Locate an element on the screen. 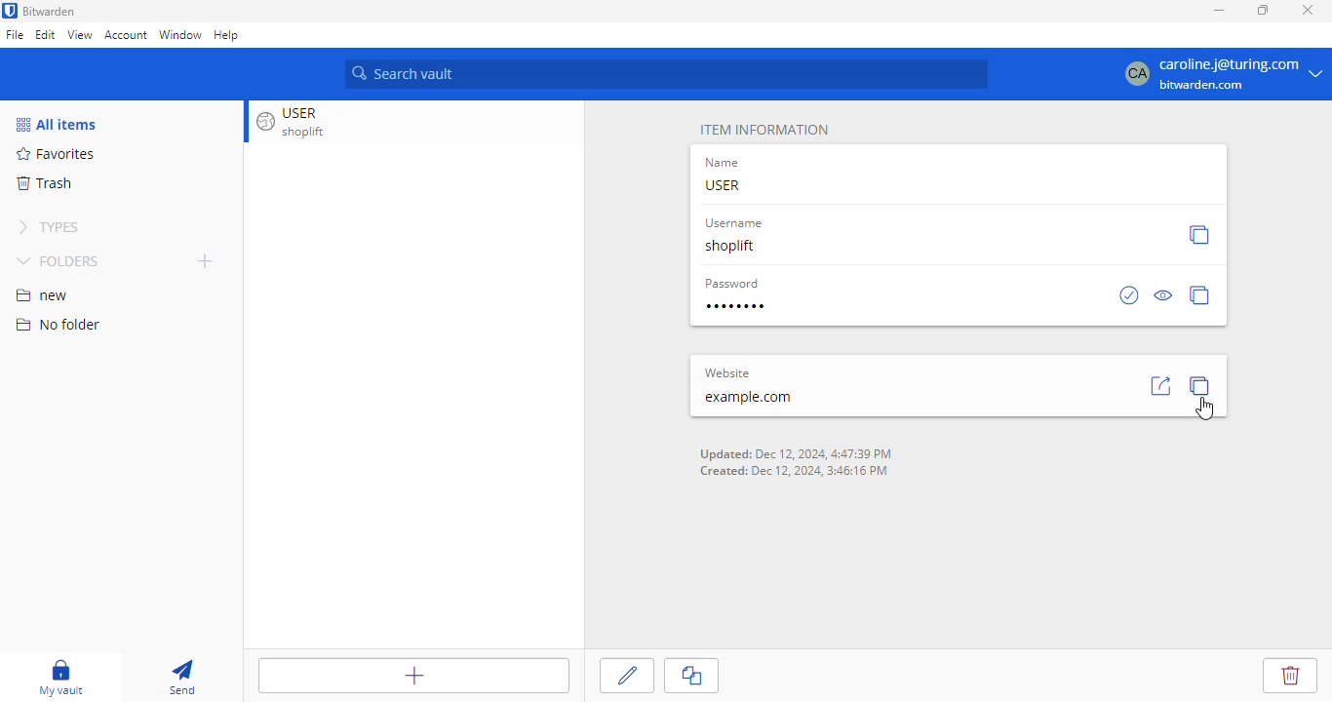 The height and width of the screenshot is (702, 1332). all items is located at coordinates (57, 124).